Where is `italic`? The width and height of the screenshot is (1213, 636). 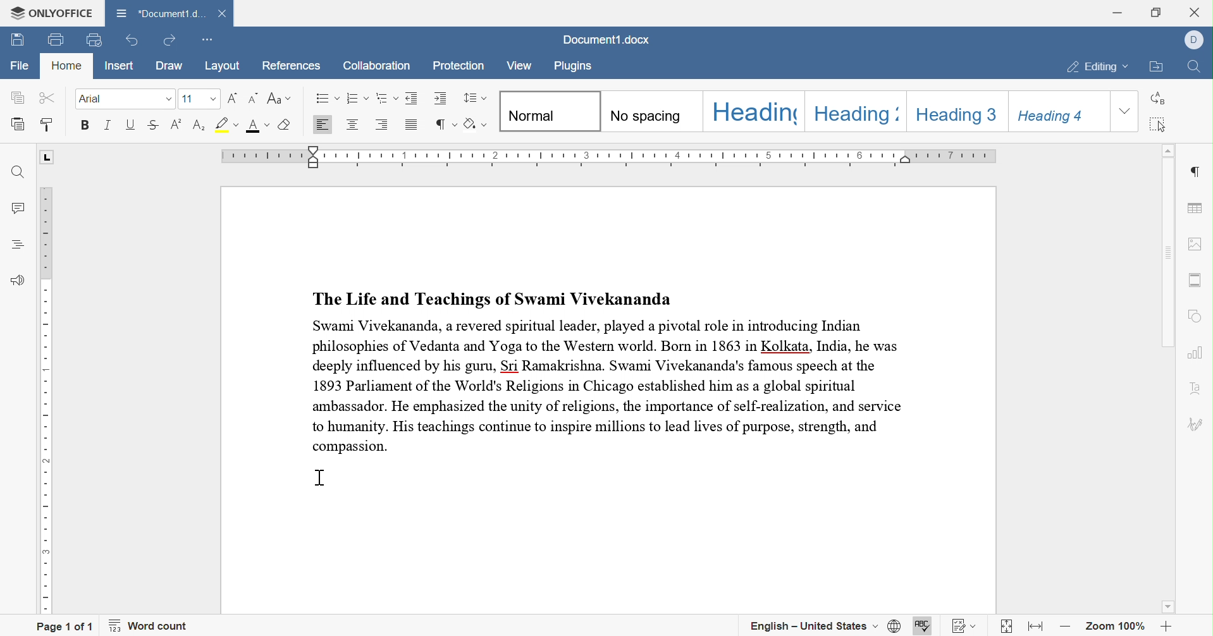
italic is located at coordinates (109, 125).